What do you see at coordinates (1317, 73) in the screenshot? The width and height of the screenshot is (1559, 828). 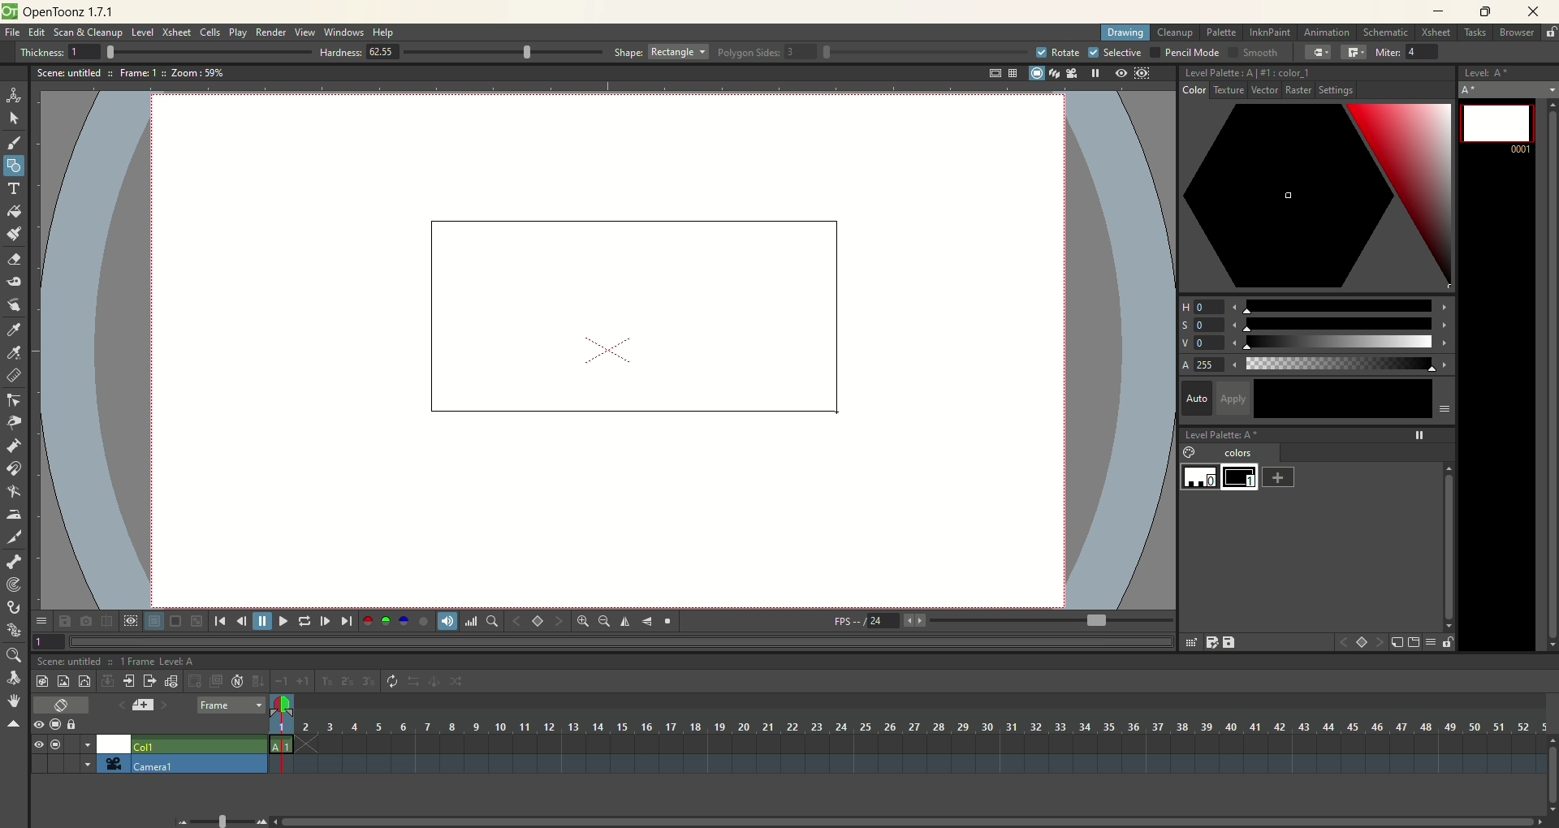 I see `cleanup palette` at bounding box center [1317, 73].